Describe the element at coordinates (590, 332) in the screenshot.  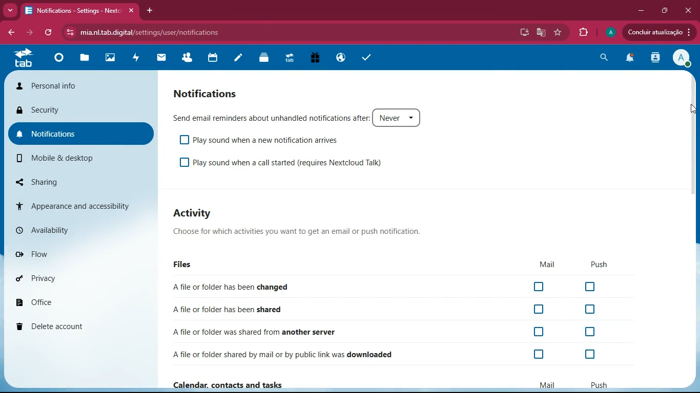
I see `off` at that location.